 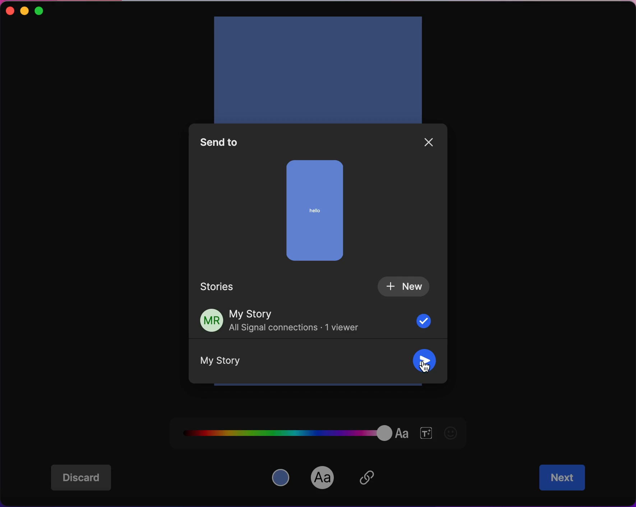 What do you see at coordinates (454, 432) in the screenshot?
I see `emoji` at bounding box center [454, 432].